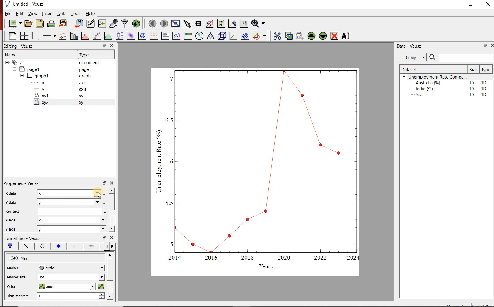 This screenshot has width=494, height=307. What do you see at coordinates (21, 76) in the screenshot?
I see `collapse` at bounding box center [21, 76].